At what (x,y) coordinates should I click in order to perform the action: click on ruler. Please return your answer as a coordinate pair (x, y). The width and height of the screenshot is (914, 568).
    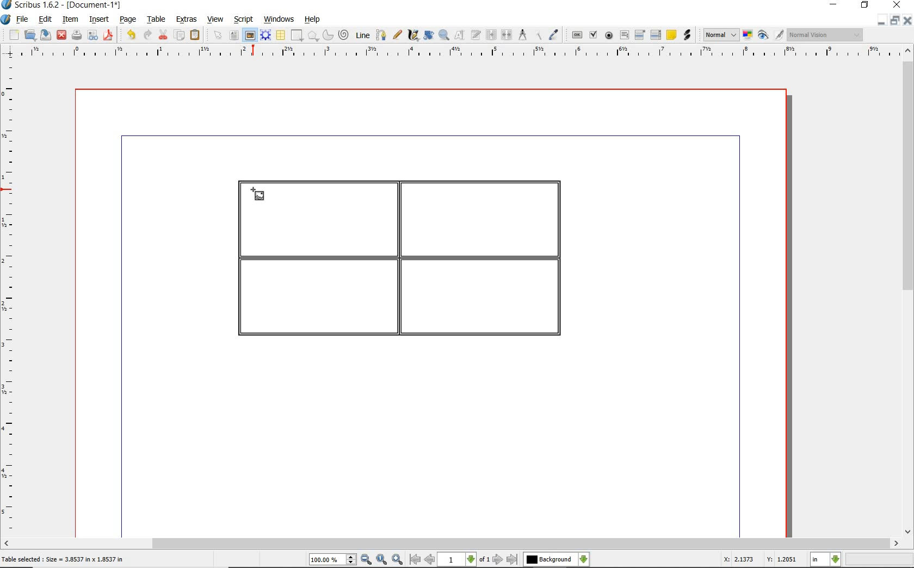
    Looking at the image, I should click on (462, 52).